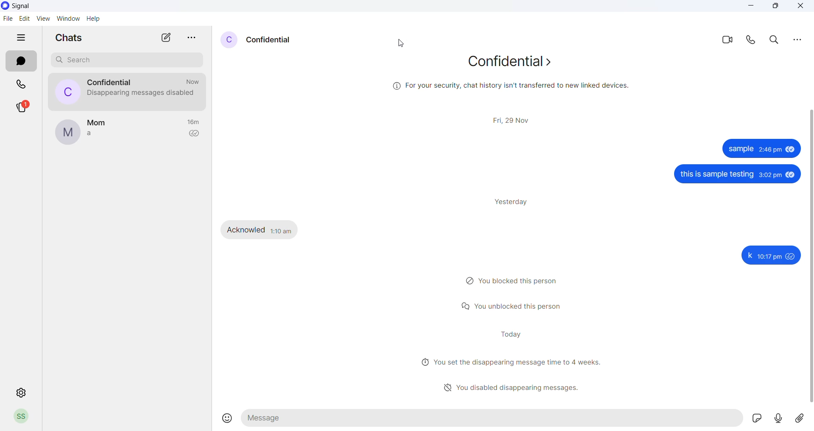 The width and height of the screenshot is (814, 431). Describe the element at coordinates (195, 122) in the screenshot. I see `last message timeframe` at that location.